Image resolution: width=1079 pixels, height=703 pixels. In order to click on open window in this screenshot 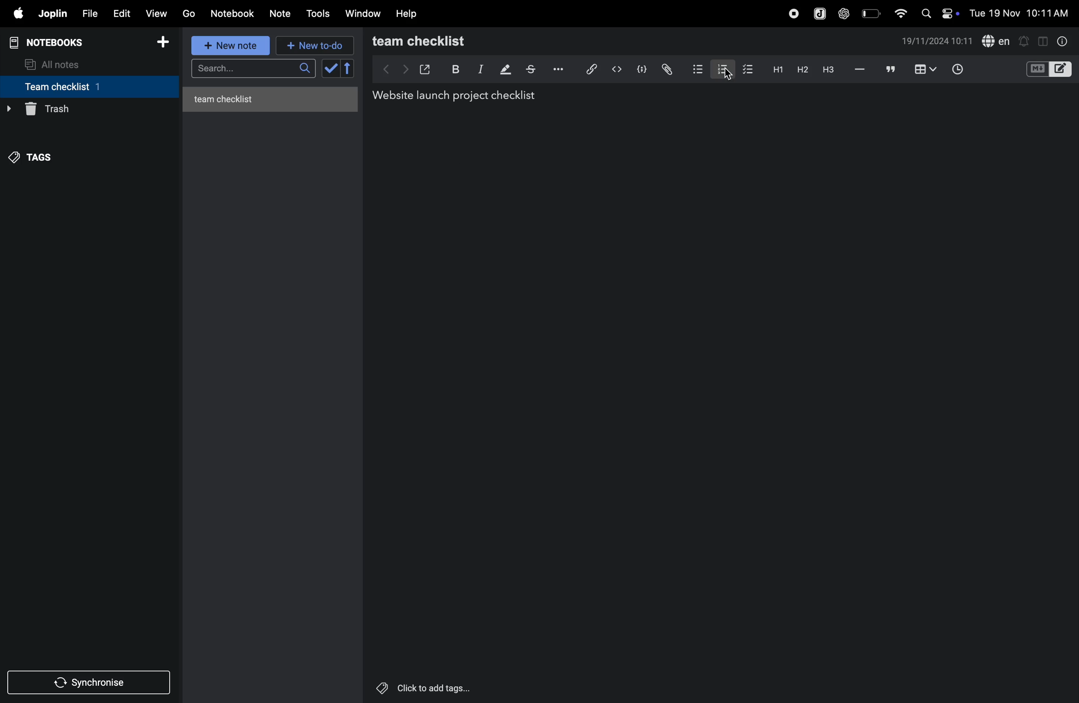, I will do `click(425, 67)`.